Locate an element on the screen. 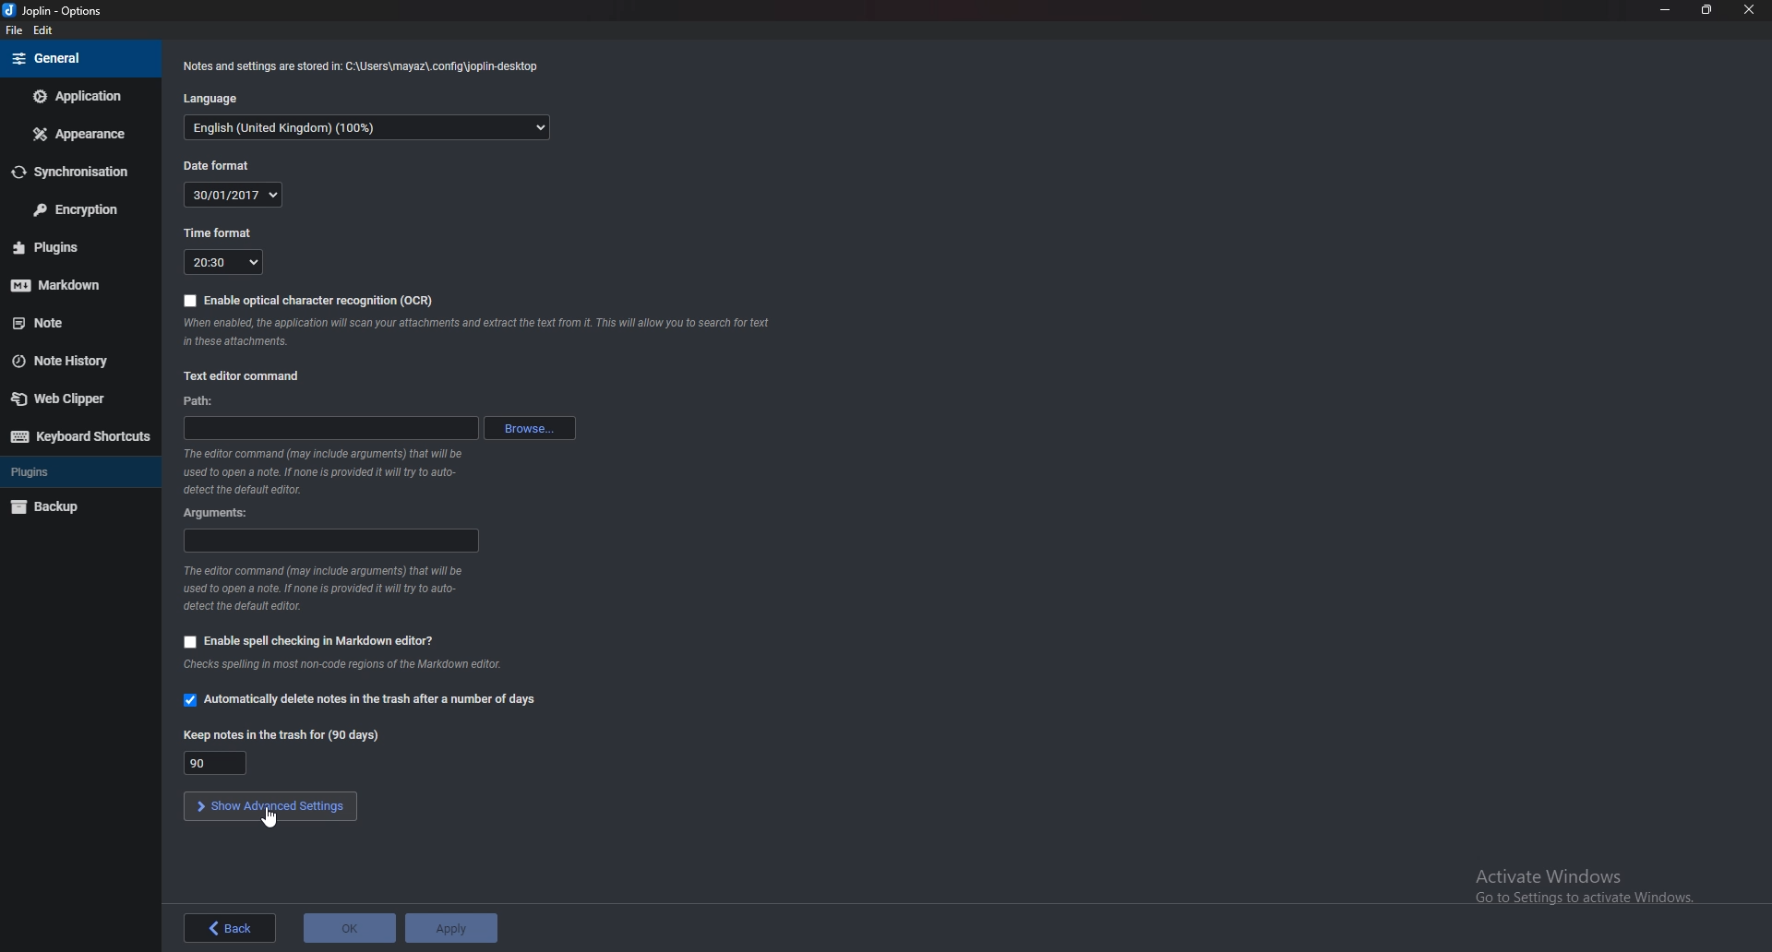 The width and height of the screenshot is (1772, 952). English is located at coordinates (368, 127).